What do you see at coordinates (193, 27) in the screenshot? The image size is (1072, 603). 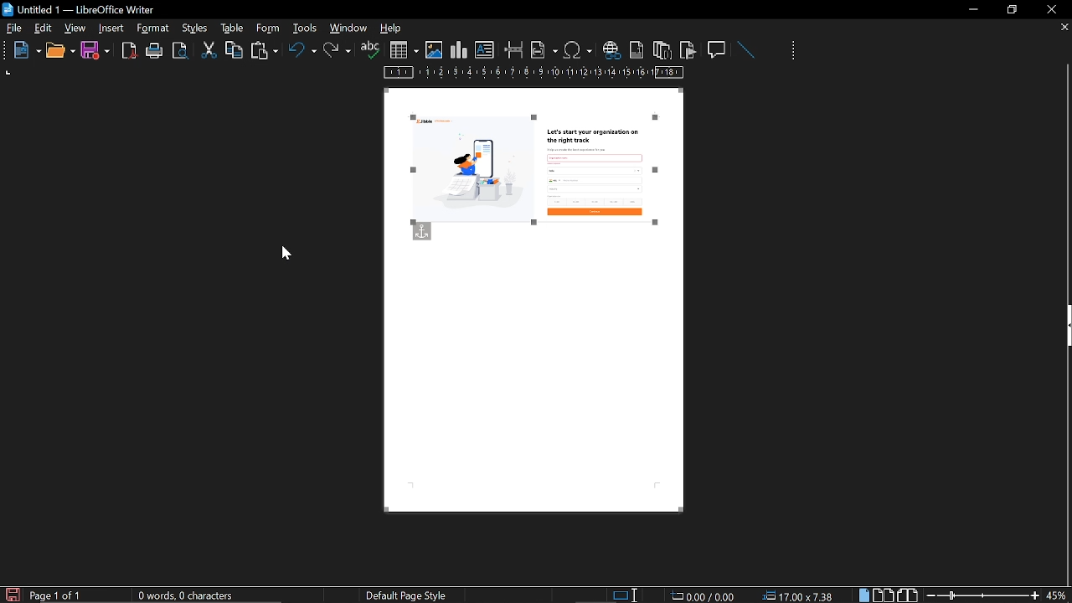 I see `format` at bounding box center [193, 27].